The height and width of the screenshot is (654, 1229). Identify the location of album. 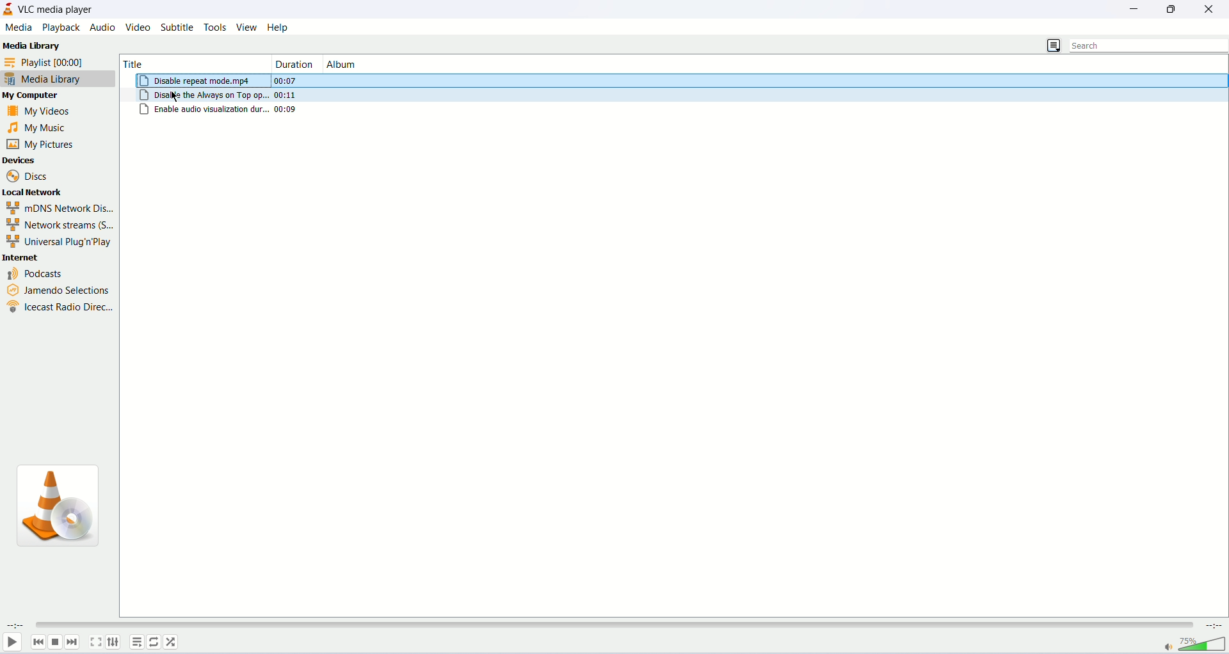
(380, 63).